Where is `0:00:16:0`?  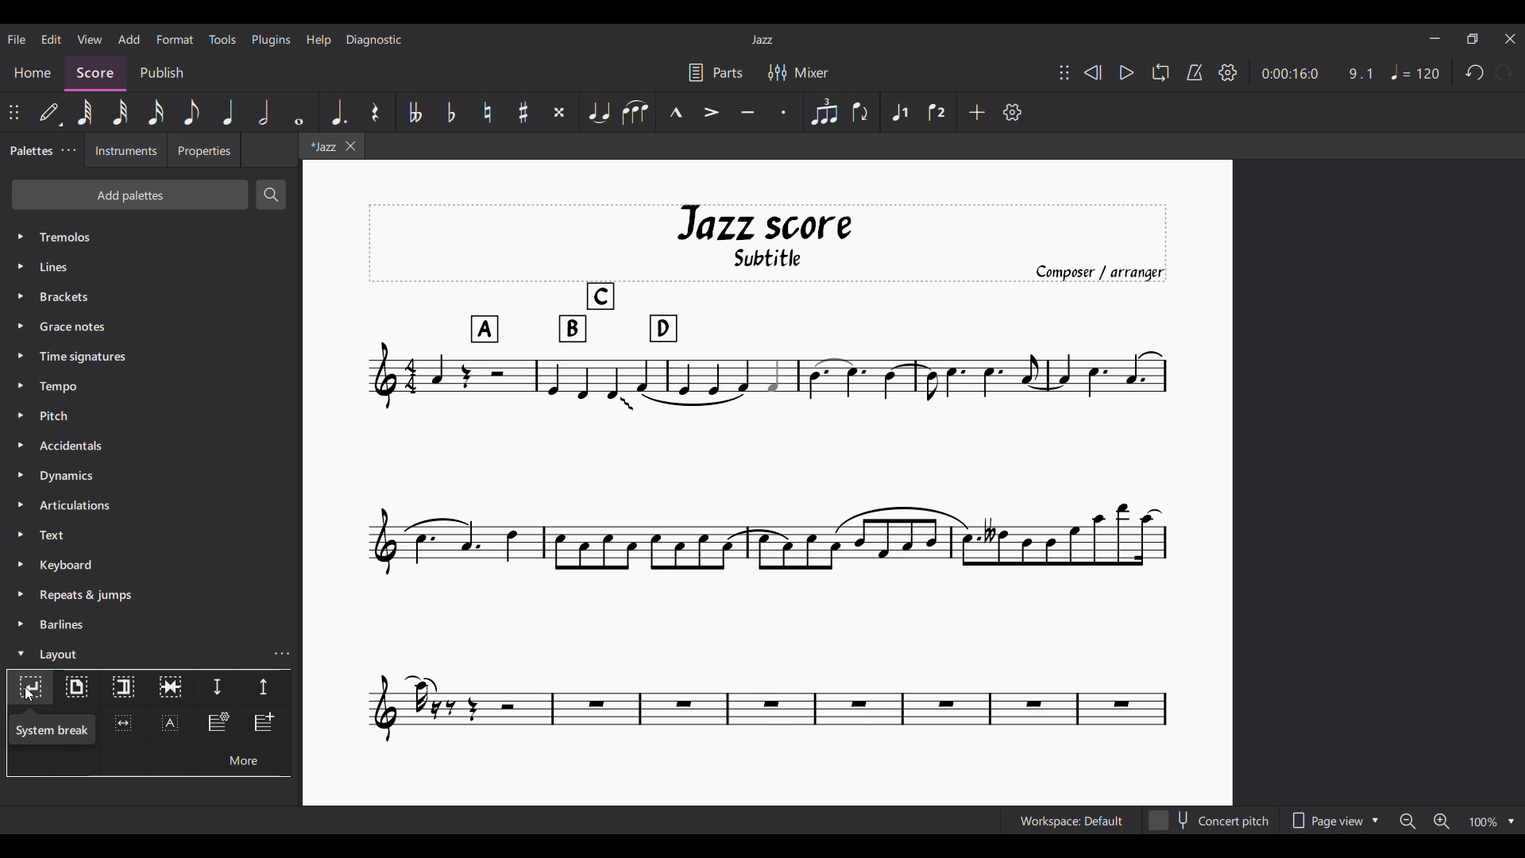 0:00:16:0 is located at coordinates (1289, 74).